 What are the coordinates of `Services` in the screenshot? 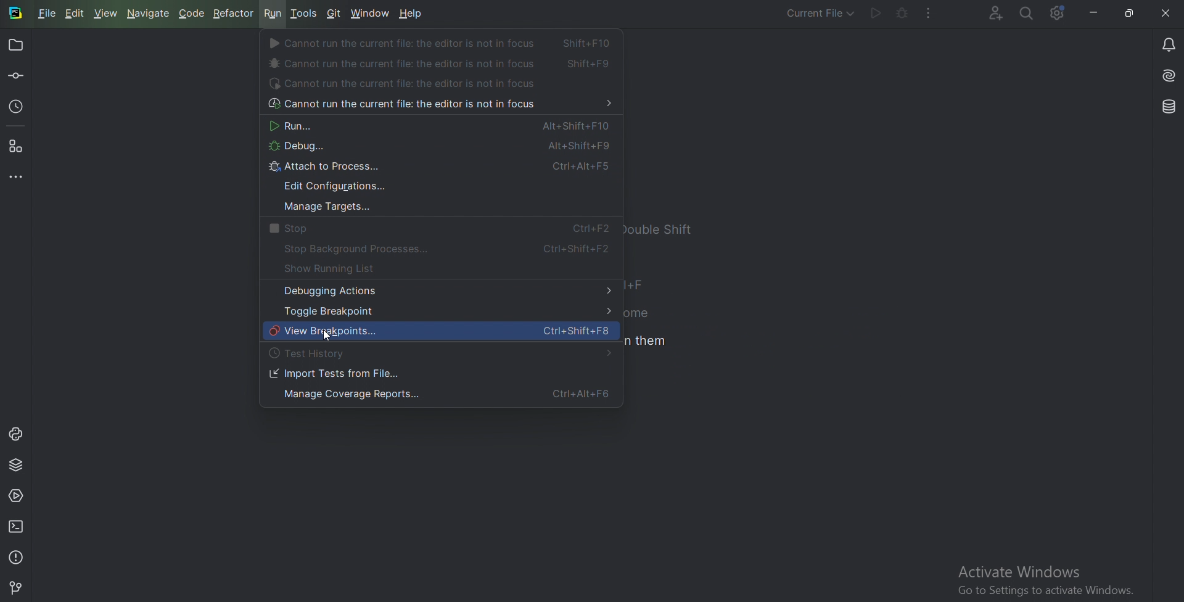 It's located at (17, 498).